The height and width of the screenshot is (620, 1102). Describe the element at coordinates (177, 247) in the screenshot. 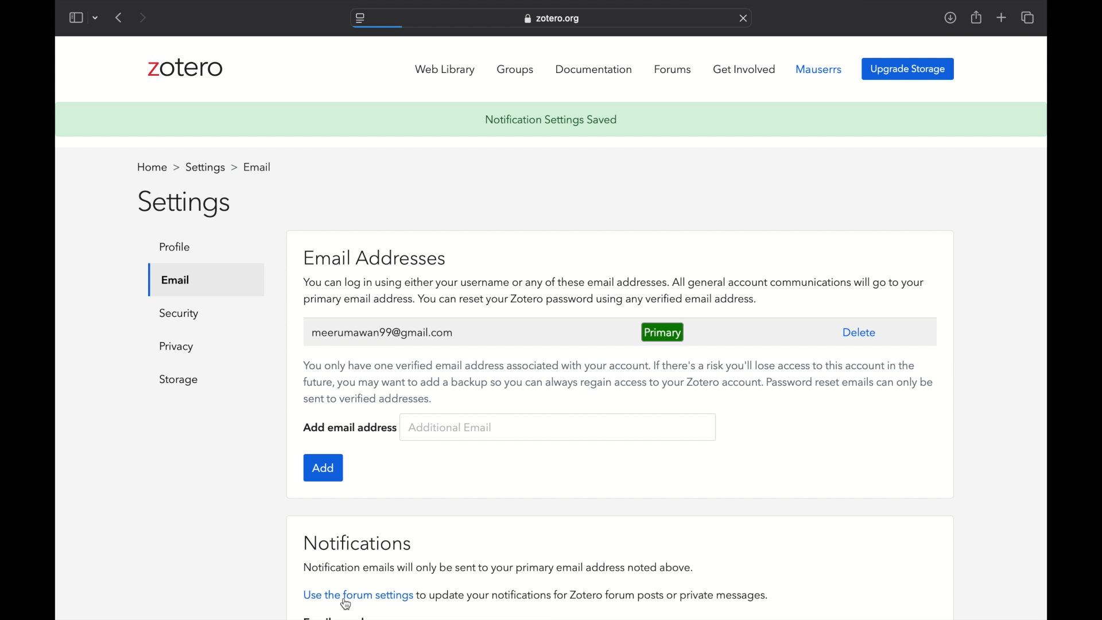

I see `profile` at that location.